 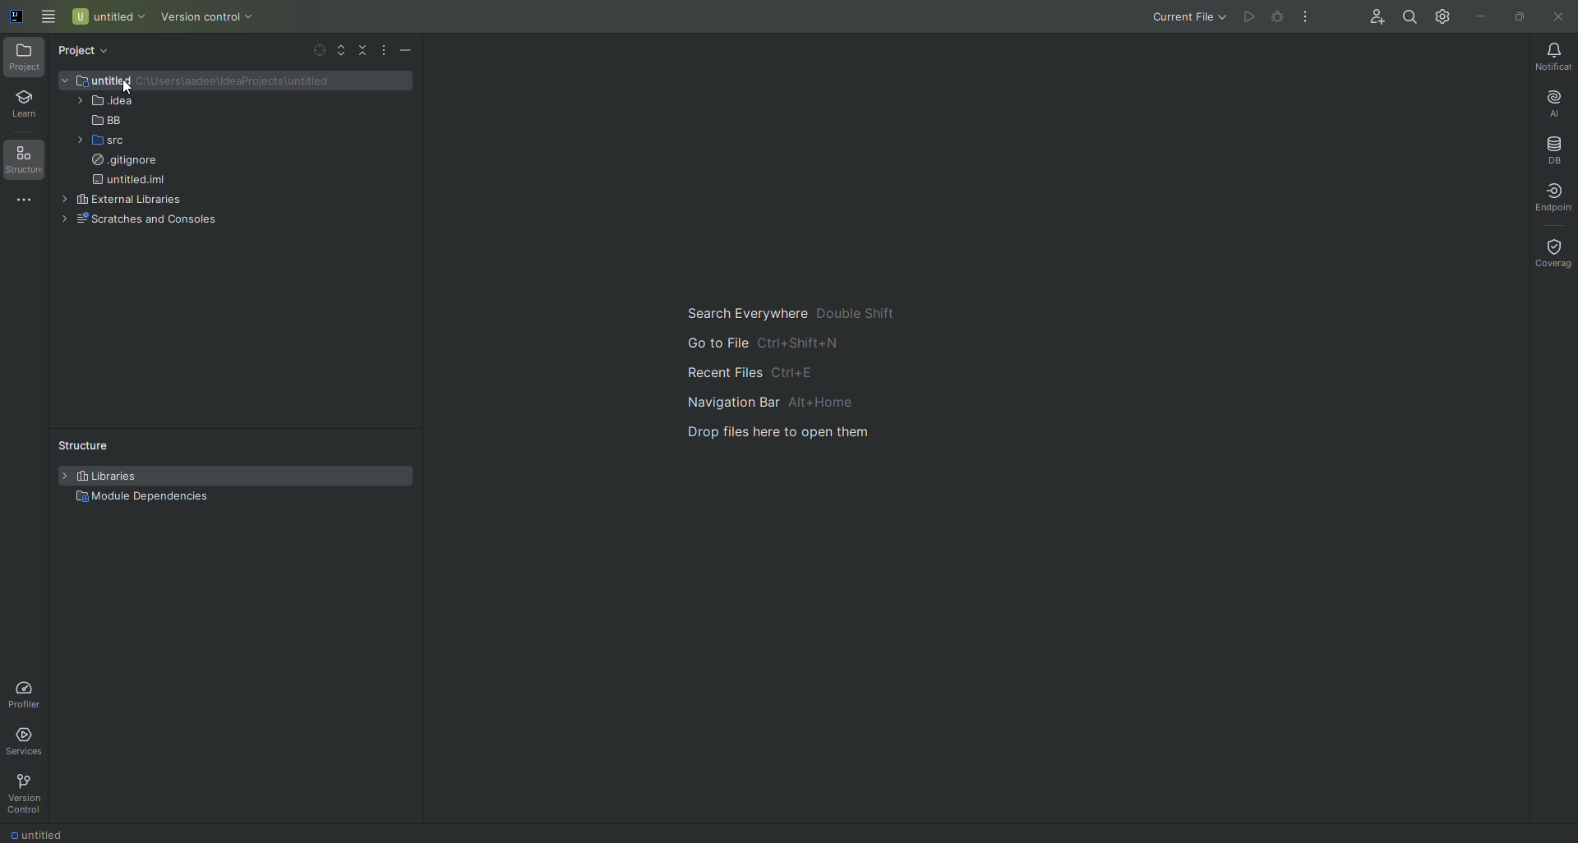 I want to click on Project, so click(x=87, y=52).